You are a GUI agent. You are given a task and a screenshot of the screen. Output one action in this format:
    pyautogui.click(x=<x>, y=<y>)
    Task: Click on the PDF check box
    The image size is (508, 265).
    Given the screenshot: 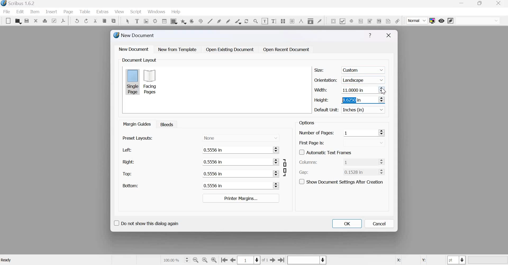 What is the action you would take?
    pyautogui.click(x=342, y=21)
    